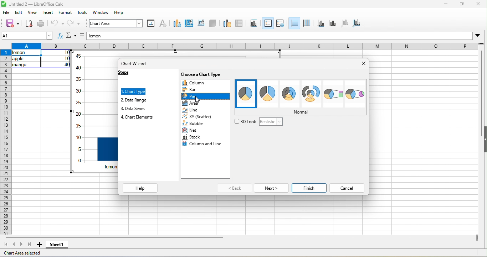 This screenshot has width=487, height=257. Describe the element at coordinates (19, 66) in the screenshot. I see `mango` at that location.